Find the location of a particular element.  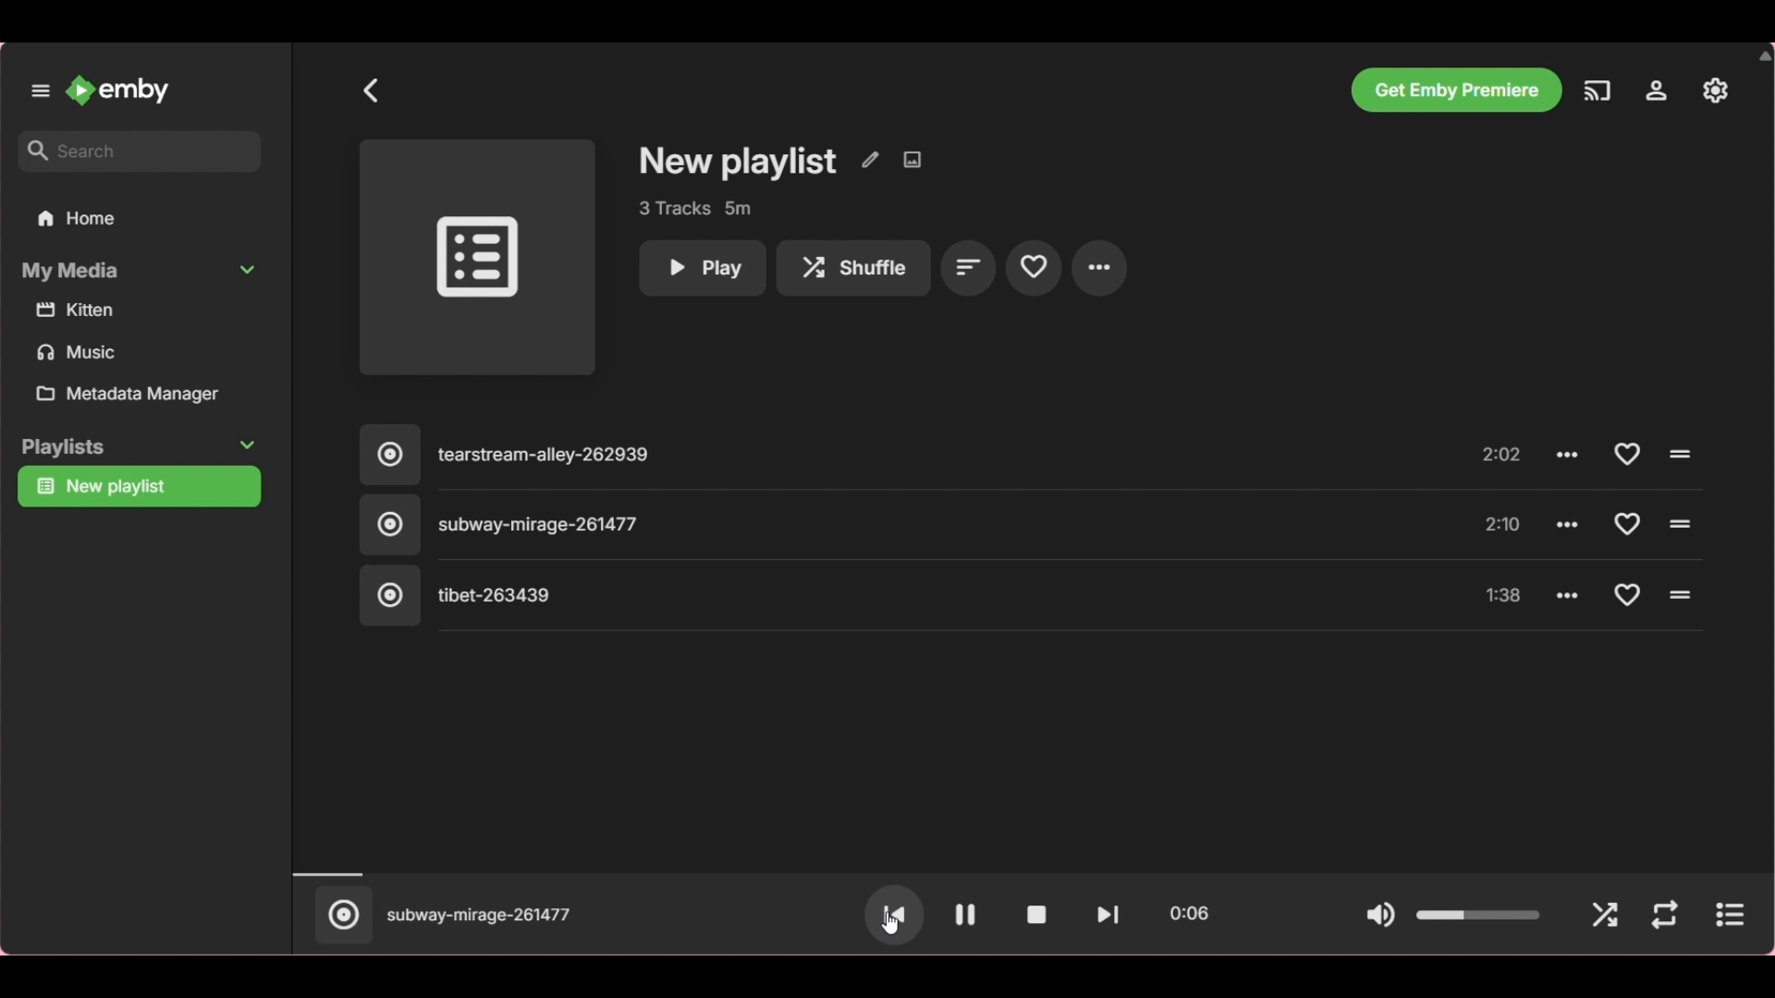

Go to home is located at coordinates (117, 91).